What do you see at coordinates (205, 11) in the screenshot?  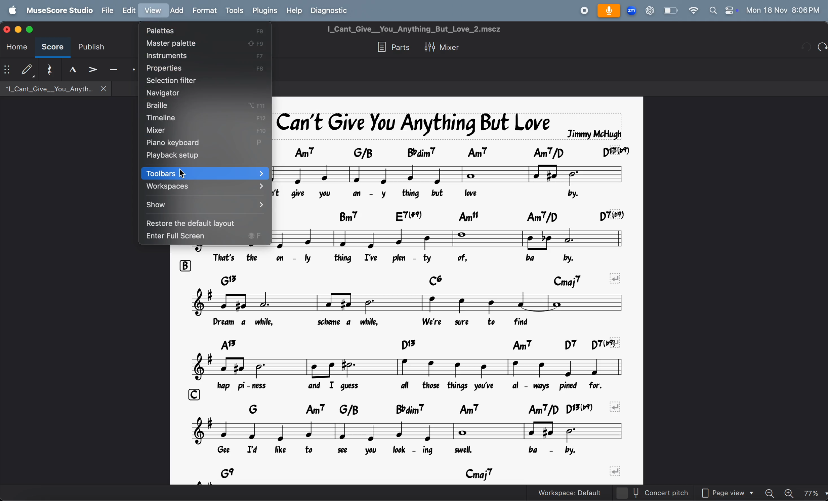 I see `format` at bounding box center [205, 11].